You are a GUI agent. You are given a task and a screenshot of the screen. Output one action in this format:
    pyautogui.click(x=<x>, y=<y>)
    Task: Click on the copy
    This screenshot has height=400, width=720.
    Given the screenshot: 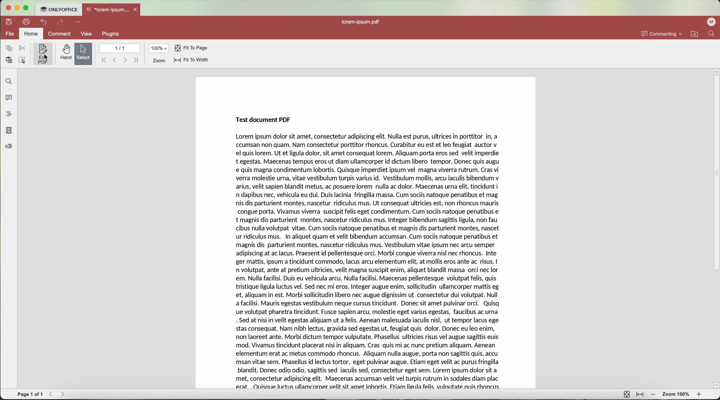 What is the action you would take?
    pyautogui.click(x=9, y=48)
    